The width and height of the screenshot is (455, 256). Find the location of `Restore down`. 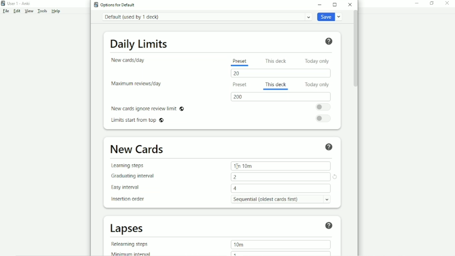

Restore down is located at coordinates (432, 3).